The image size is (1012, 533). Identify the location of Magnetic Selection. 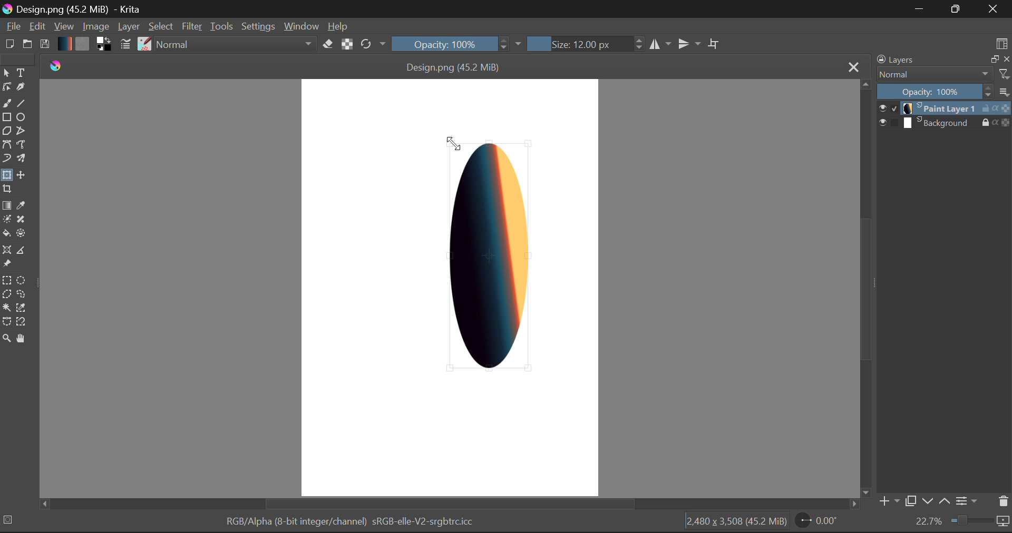
(22, 323).